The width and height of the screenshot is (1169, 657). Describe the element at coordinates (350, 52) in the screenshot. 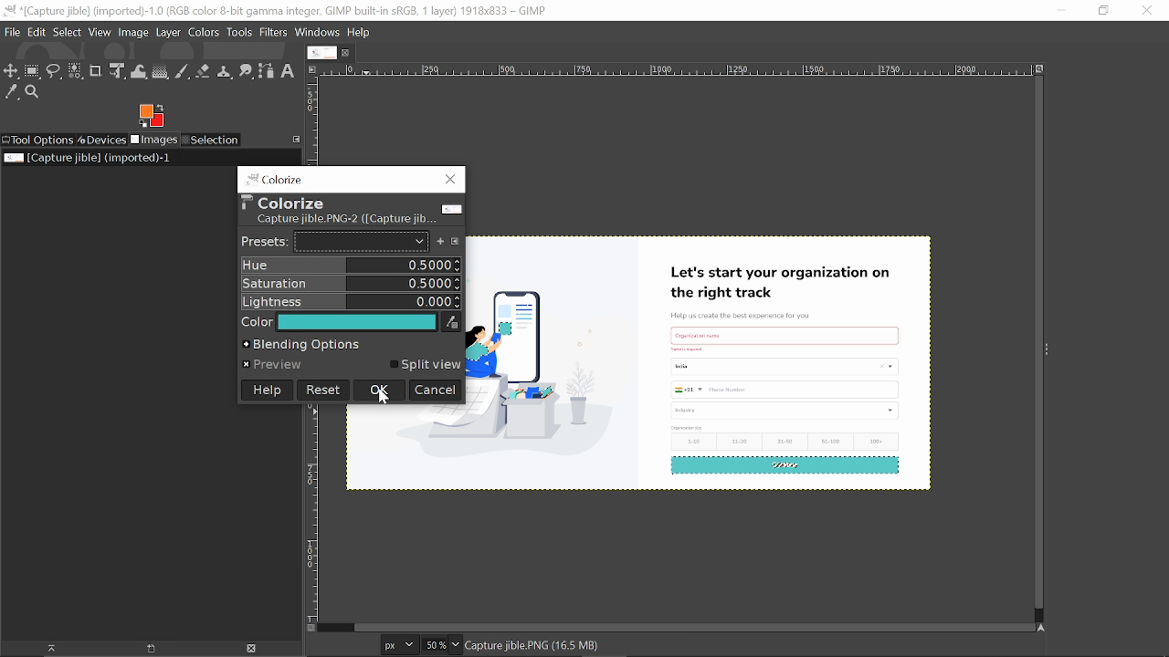

I see `Close current tab` at that location.